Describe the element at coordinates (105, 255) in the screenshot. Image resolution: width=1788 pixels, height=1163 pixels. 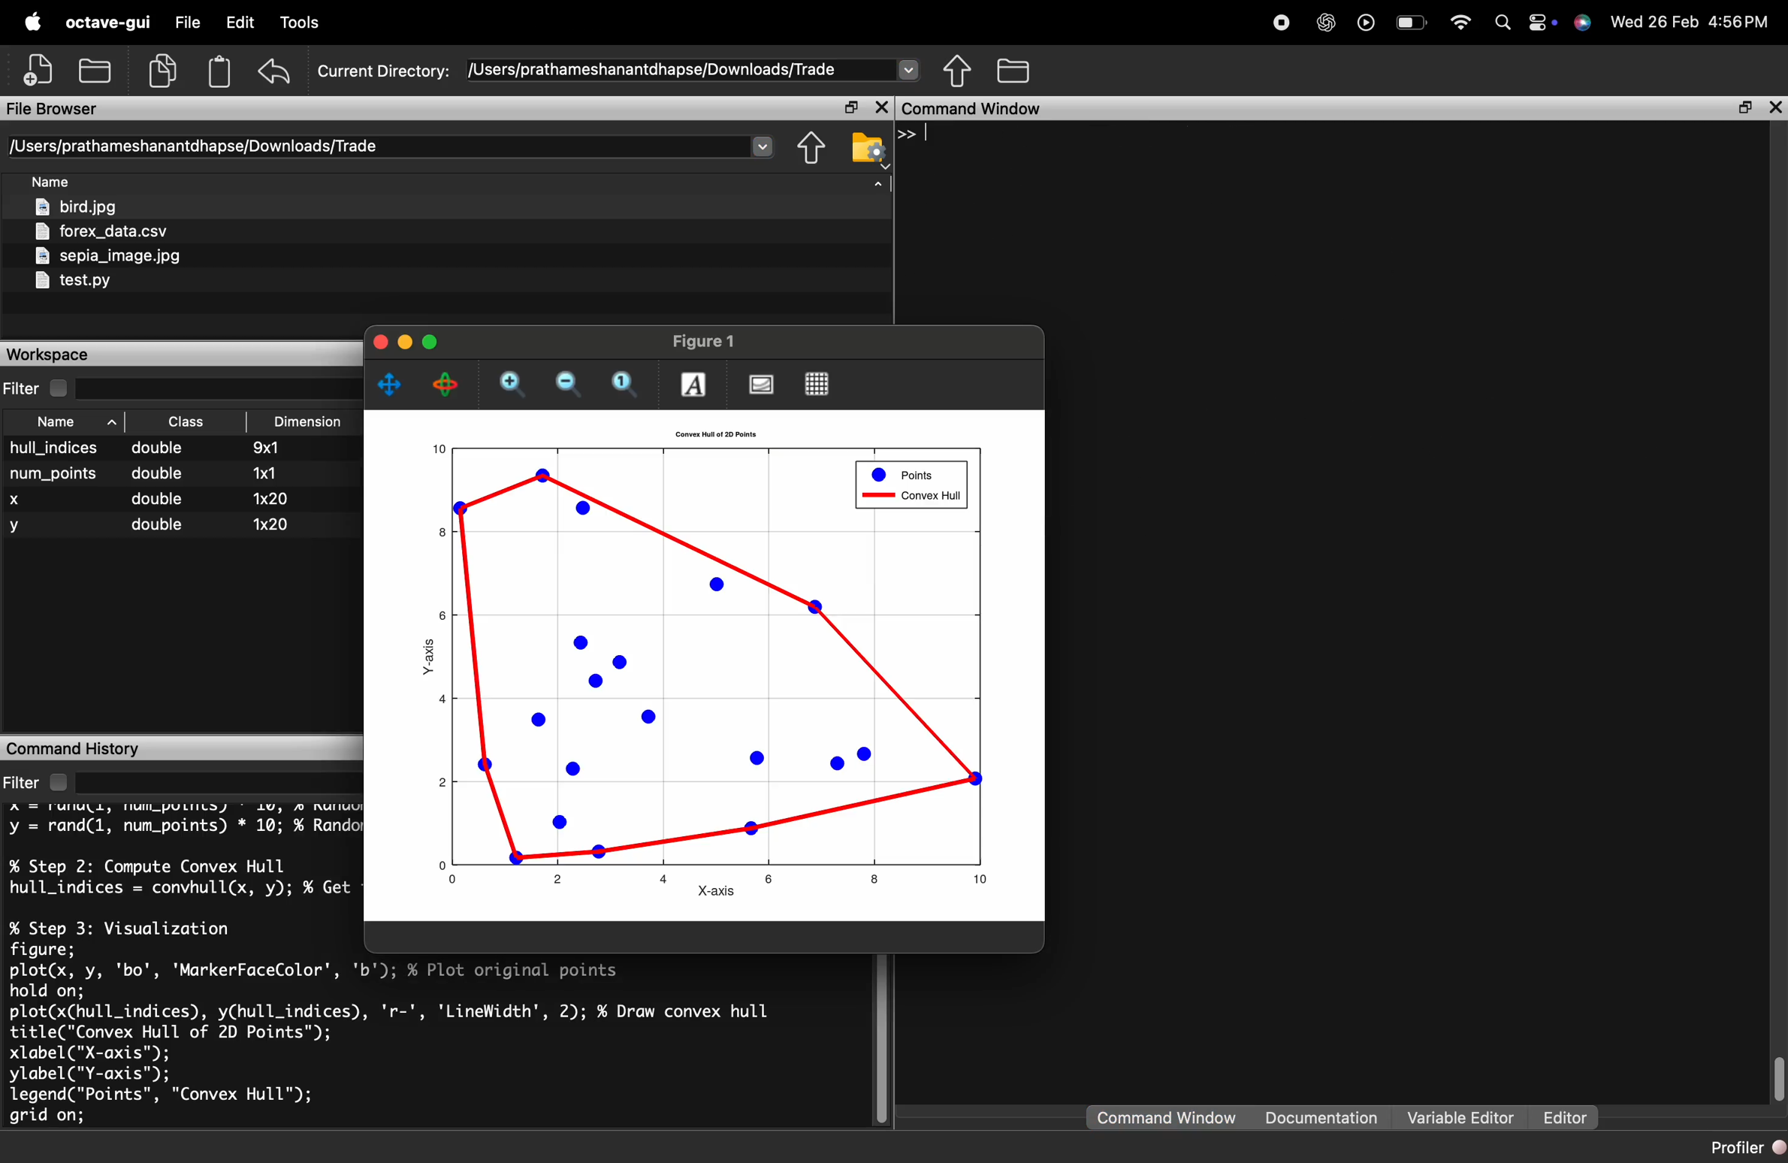
I see `sepia_image.jpg` at that location.